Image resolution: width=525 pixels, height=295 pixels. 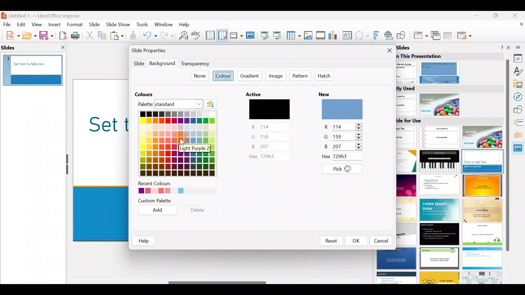 I want to click on Insert, so click(x=54, y=25).